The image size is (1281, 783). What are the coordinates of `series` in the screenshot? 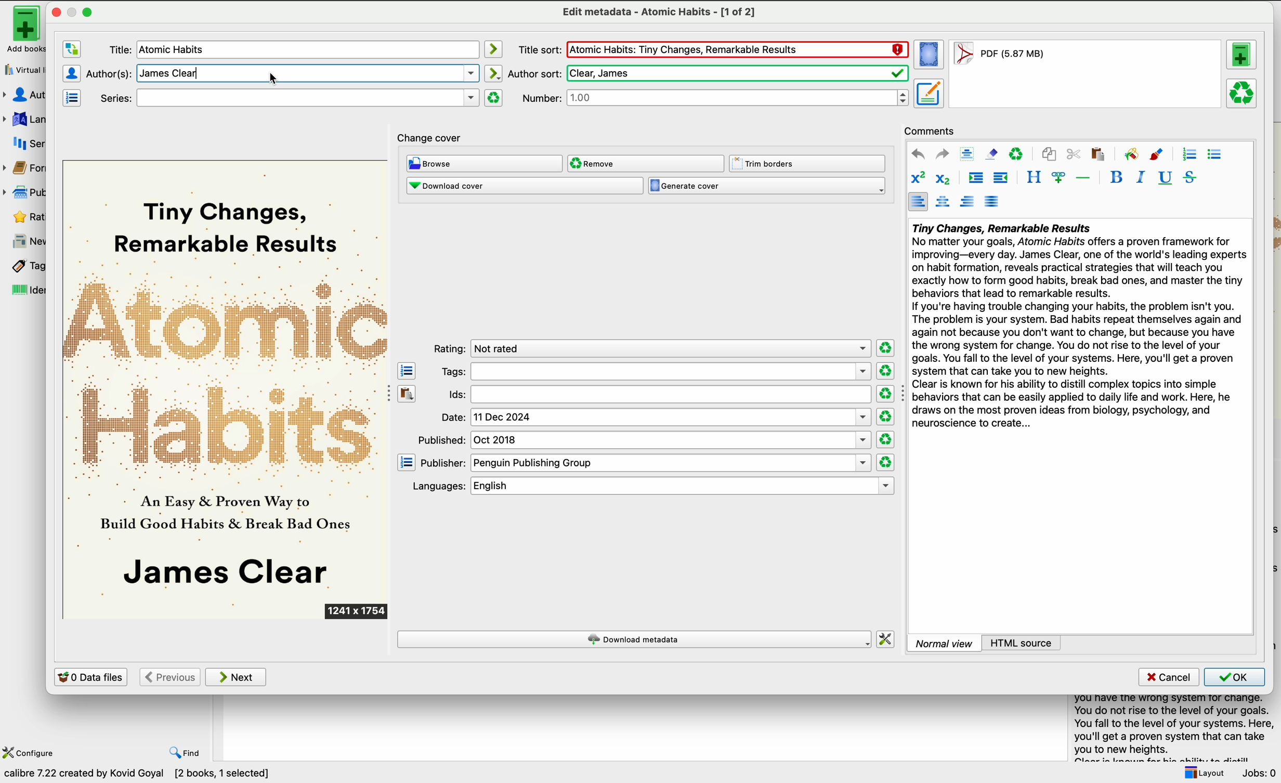 It's located at (25, 143).